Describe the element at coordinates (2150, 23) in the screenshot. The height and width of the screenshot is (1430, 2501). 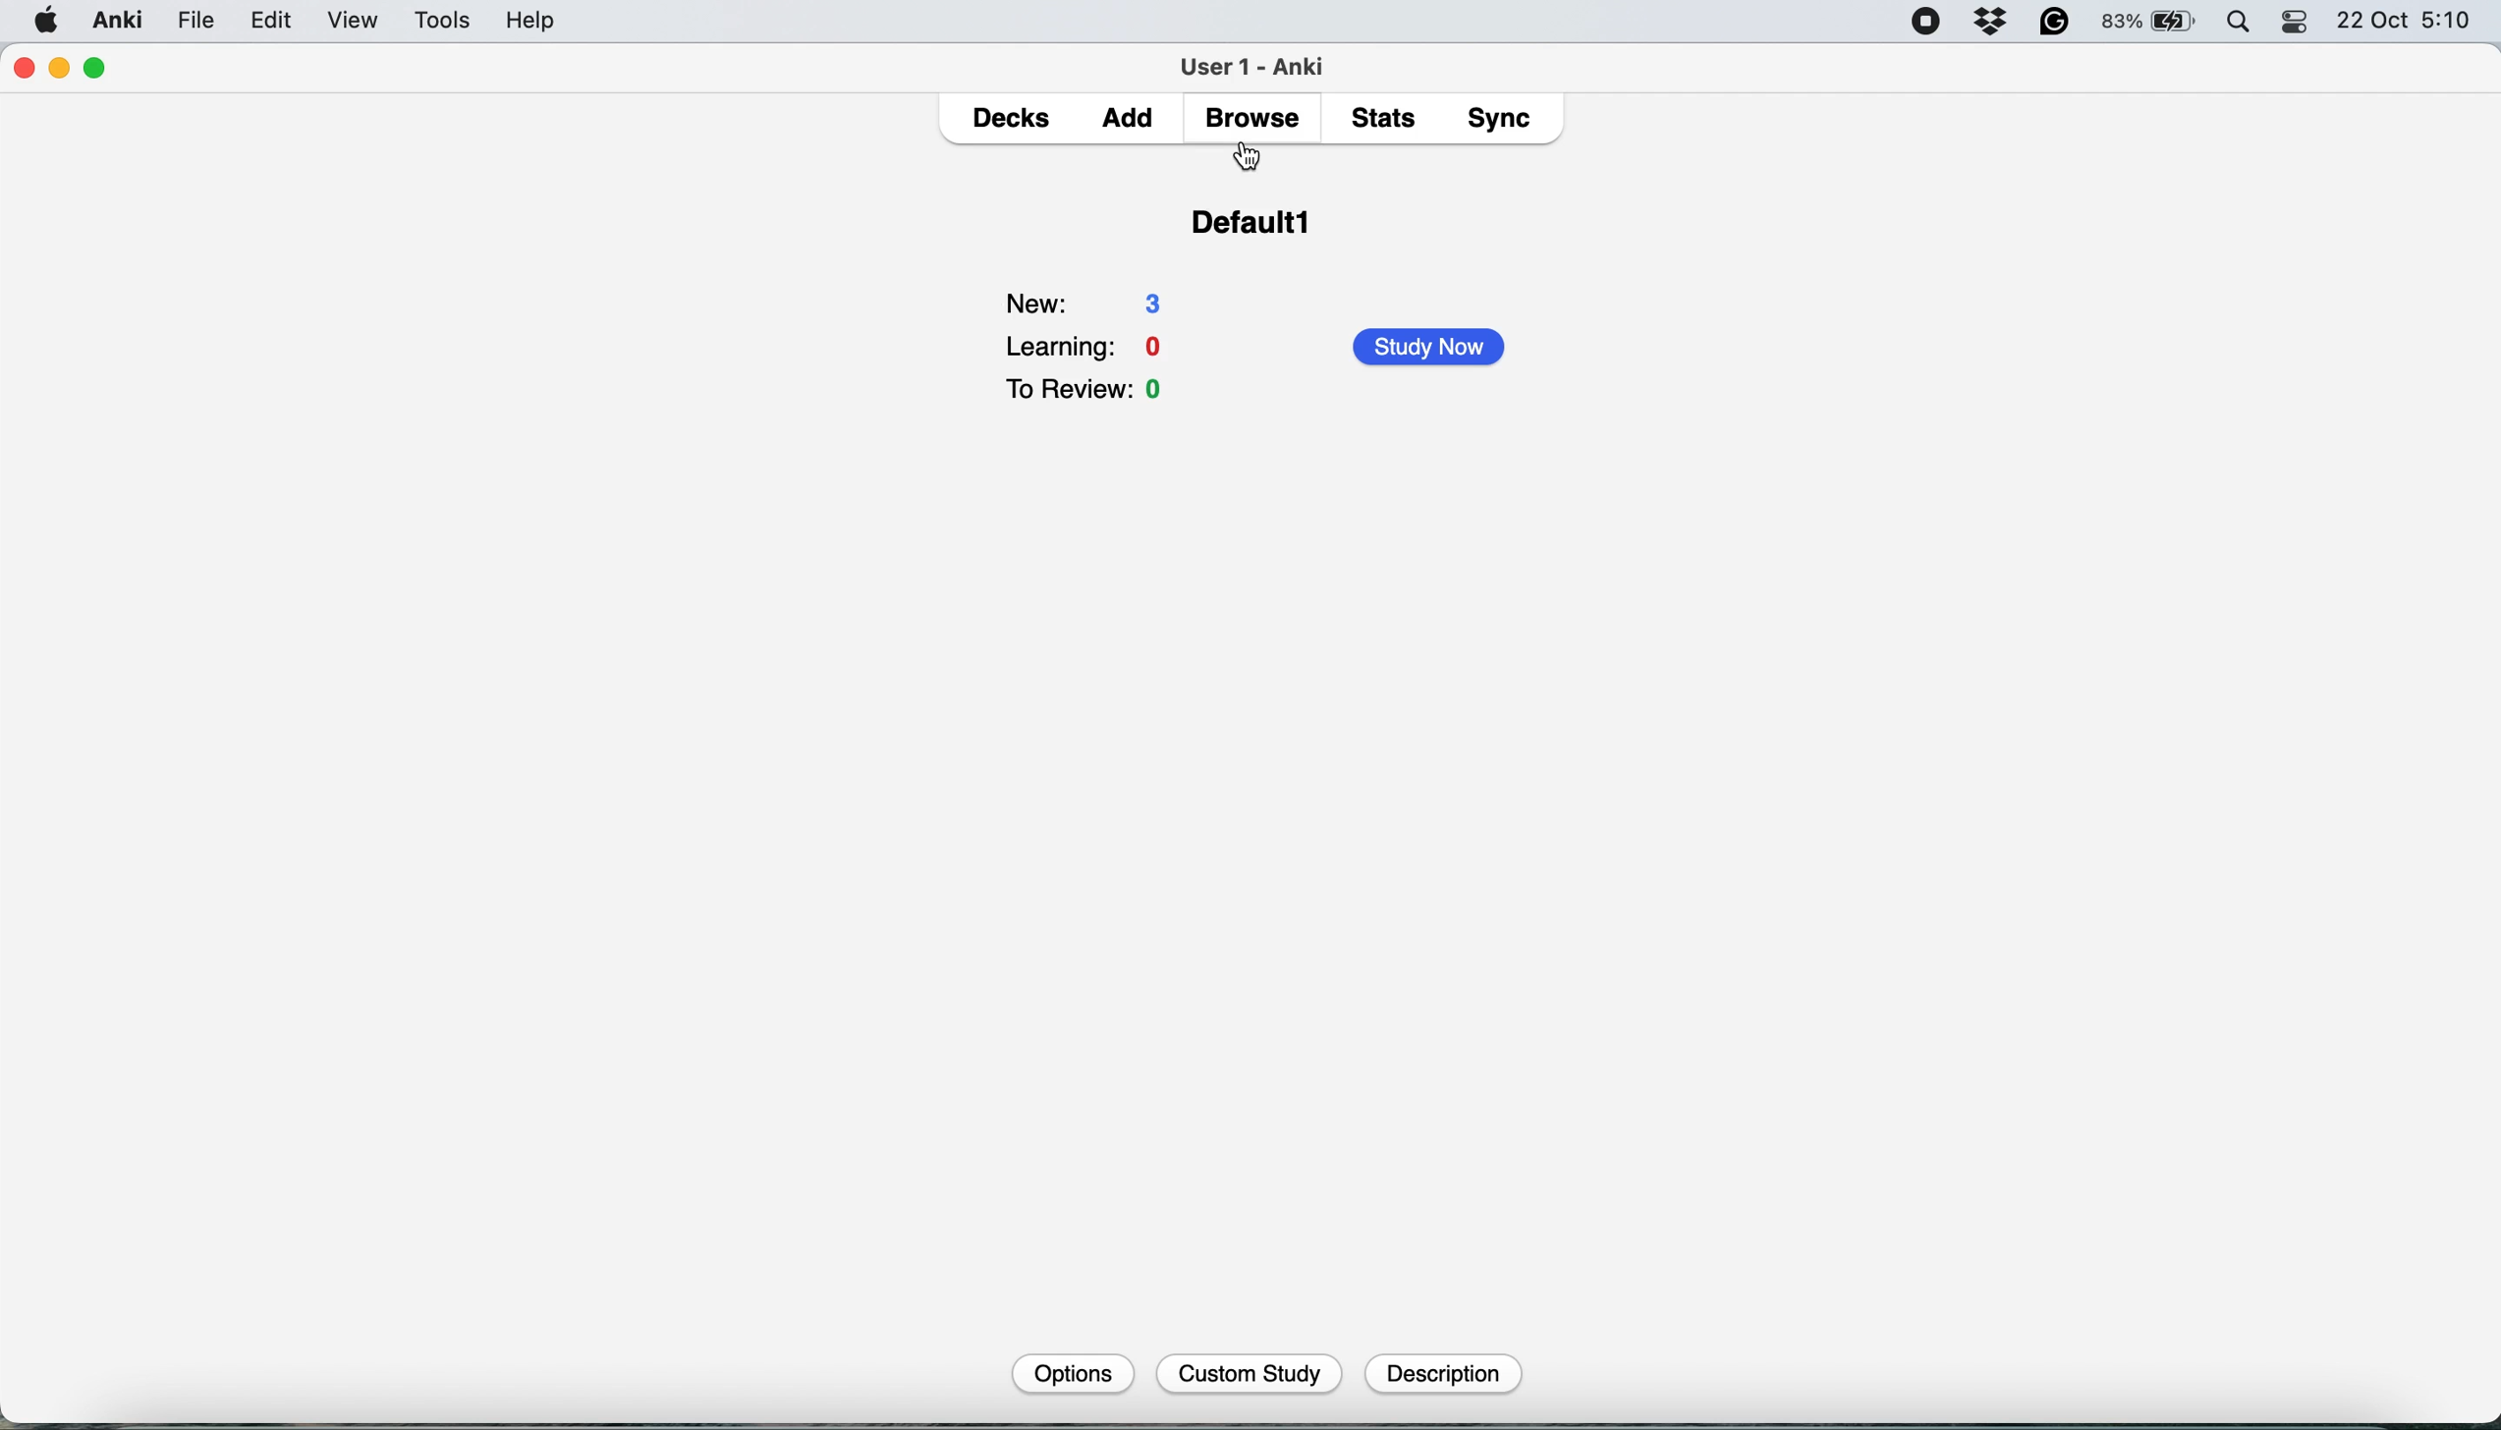
I see `battery` at that location.